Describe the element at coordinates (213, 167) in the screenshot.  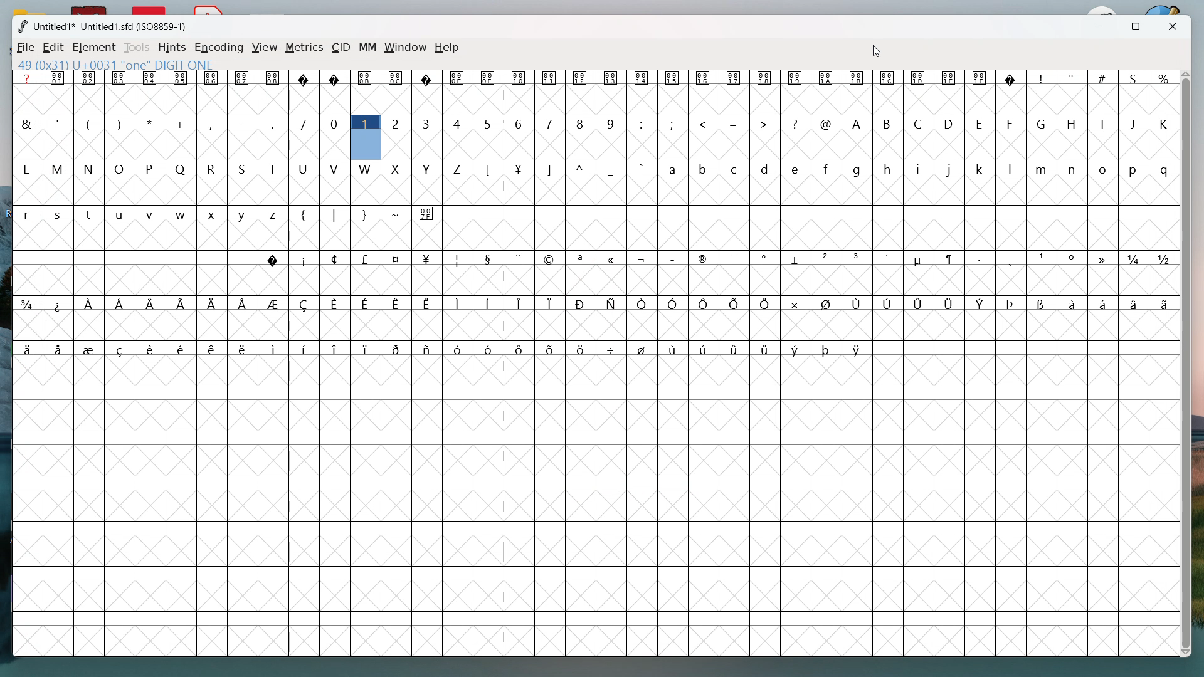
I see `R` at that location.